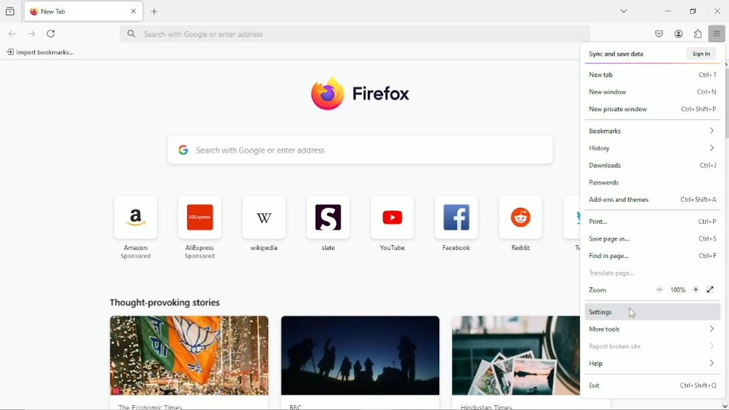  I want to click on Shortcut keys, so click(707, 91).